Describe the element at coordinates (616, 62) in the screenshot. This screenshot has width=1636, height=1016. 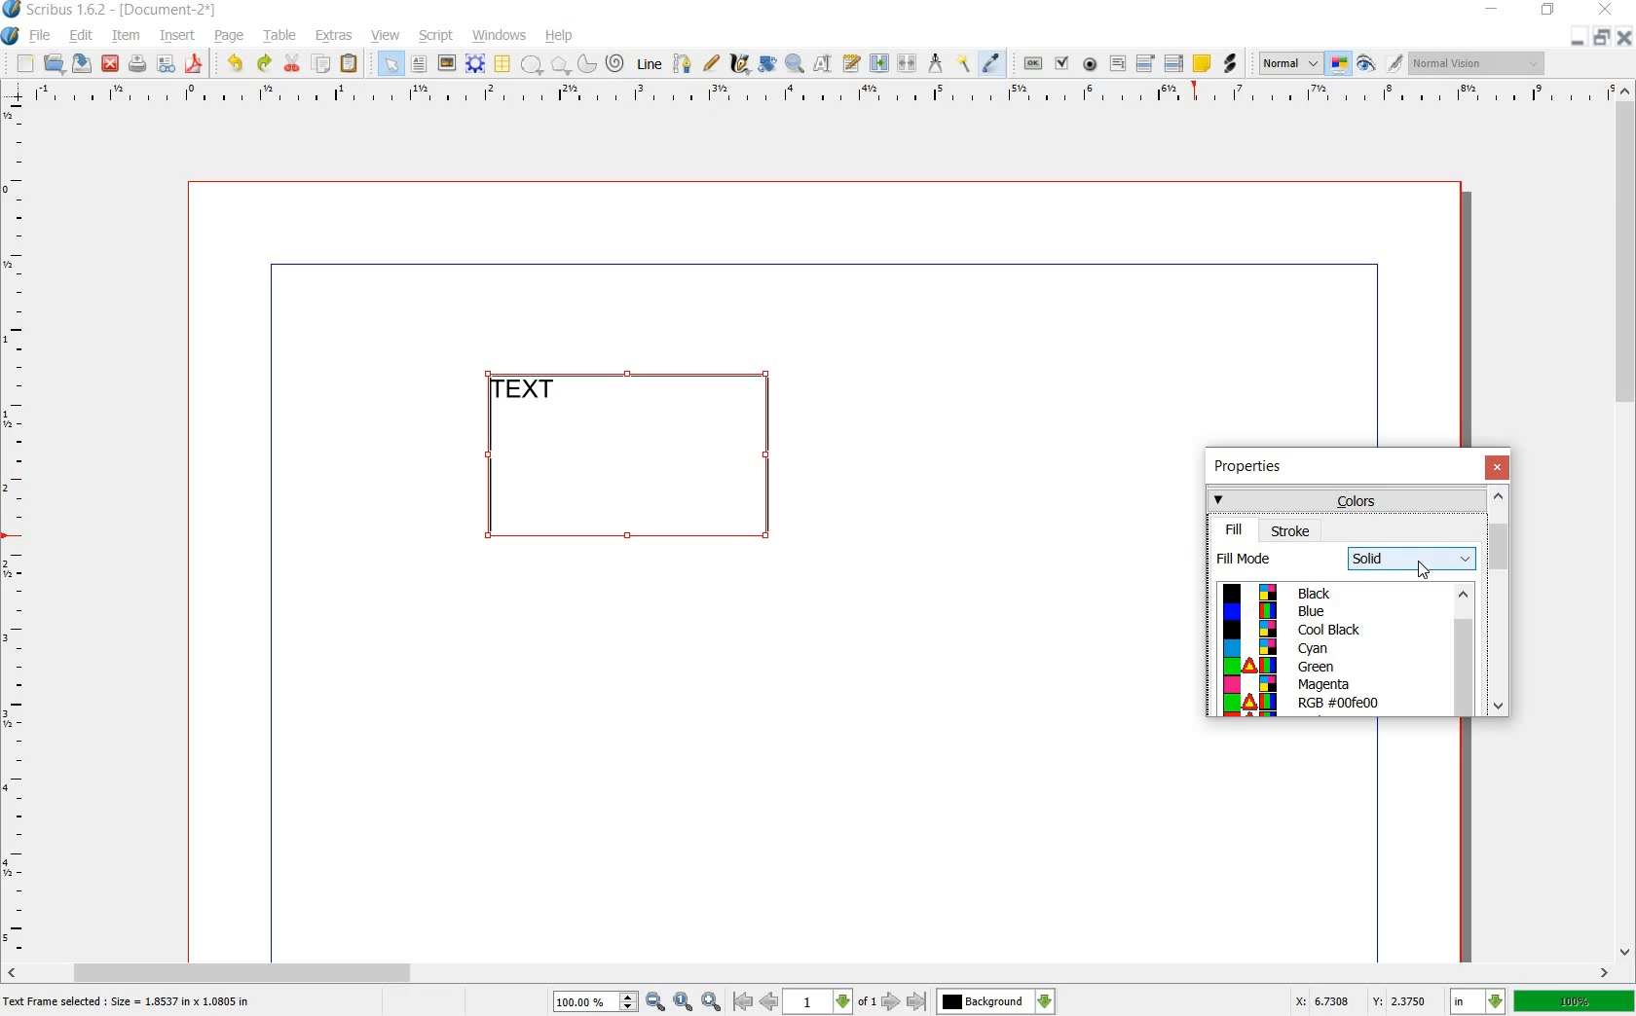
I see `spiral` at that location.